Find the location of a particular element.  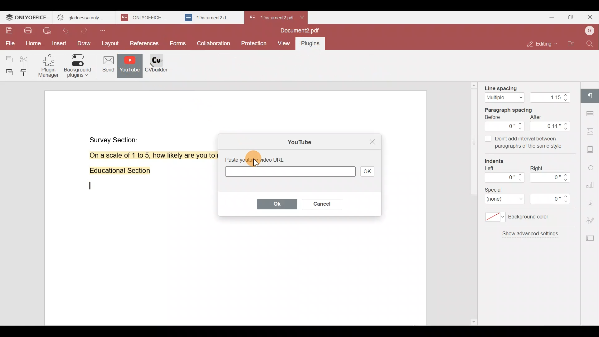

Document name is located at coordinates (302, 31).